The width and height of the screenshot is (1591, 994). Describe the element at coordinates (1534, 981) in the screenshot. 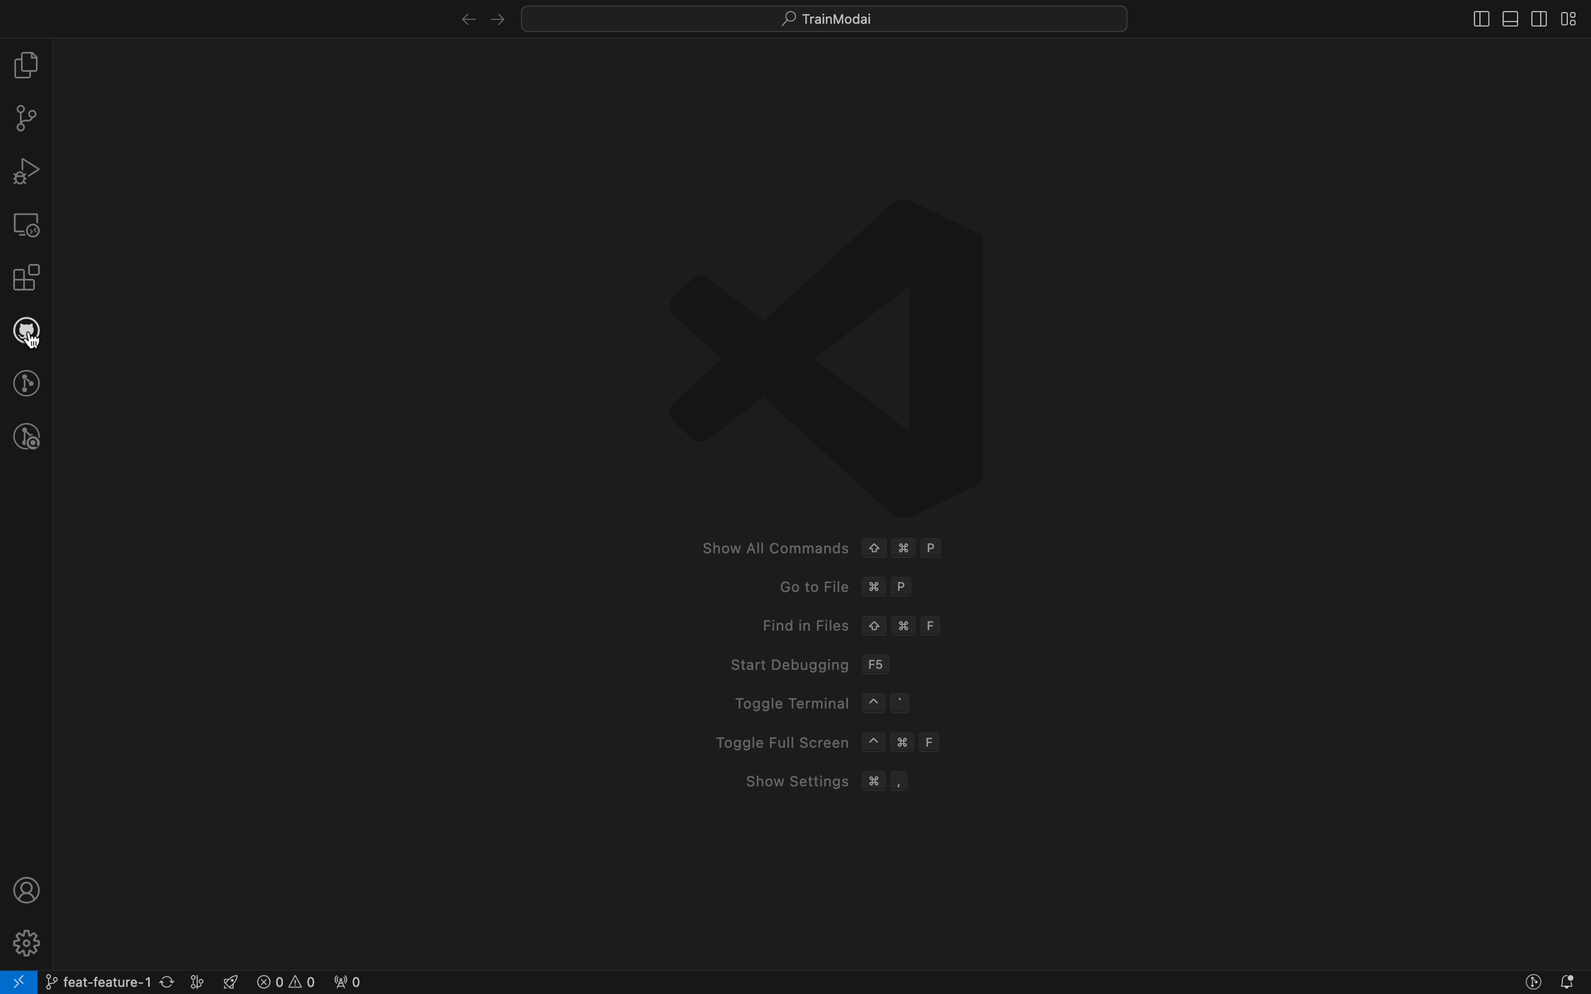

I see `git lens` at that location.